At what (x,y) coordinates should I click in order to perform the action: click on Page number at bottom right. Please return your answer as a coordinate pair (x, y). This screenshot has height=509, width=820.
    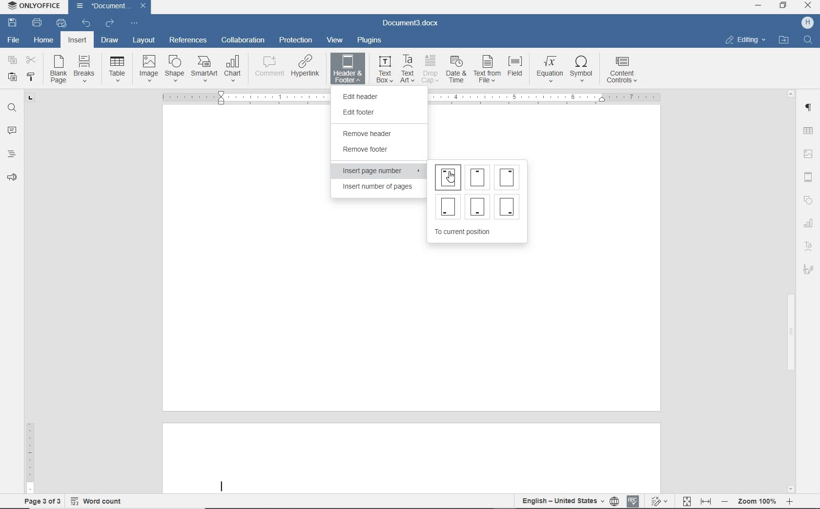
    Looking at the image, I should click on (509, 206).